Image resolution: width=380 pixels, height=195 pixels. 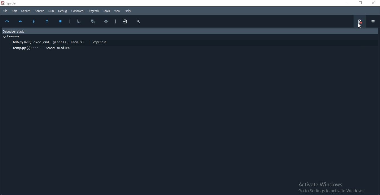 What do you see at coordinates (42, 48) in the screenshot?
I see `temp.py (2): *"* — Scope: <module>` at bounding box center [42, 48].